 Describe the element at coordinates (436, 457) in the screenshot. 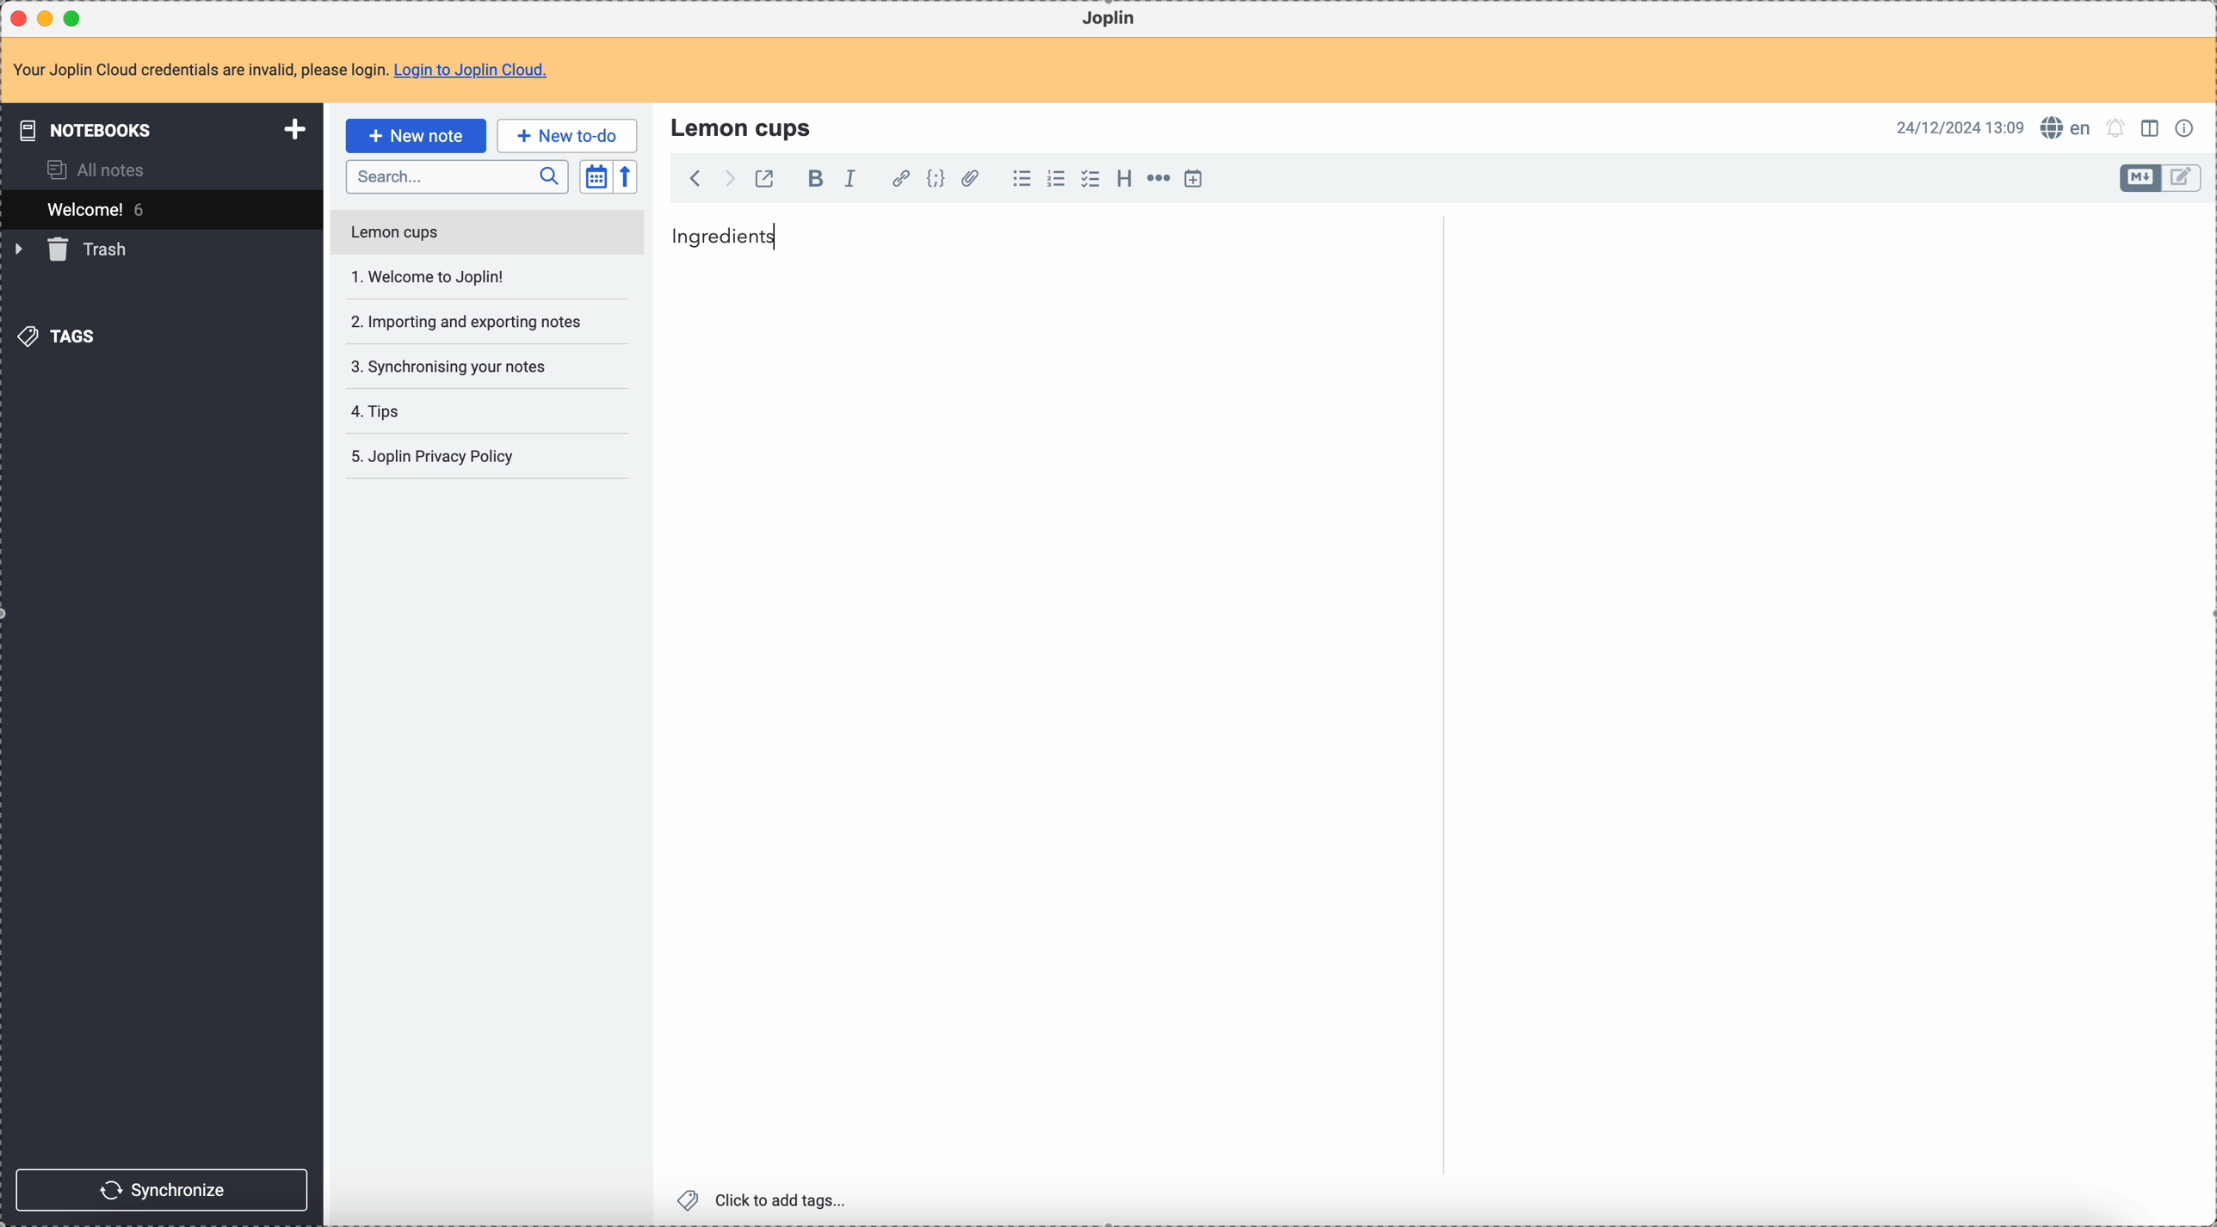

I see `Joplin privacy policy note` at that location.